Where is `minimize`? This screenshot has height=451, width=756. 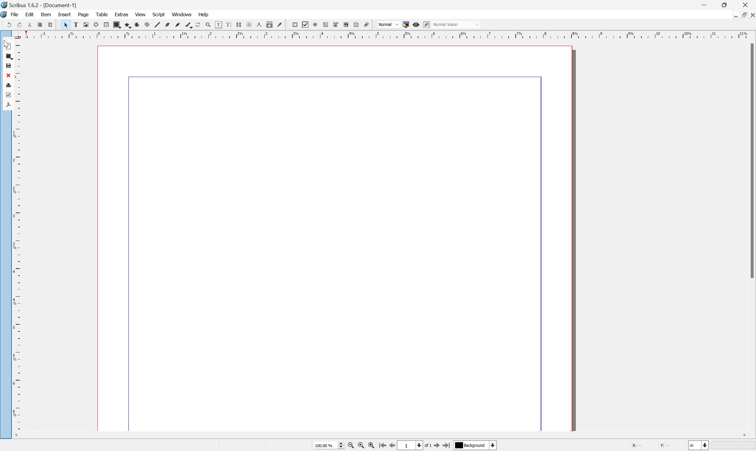
minimize is located at coordinates (704, 4).